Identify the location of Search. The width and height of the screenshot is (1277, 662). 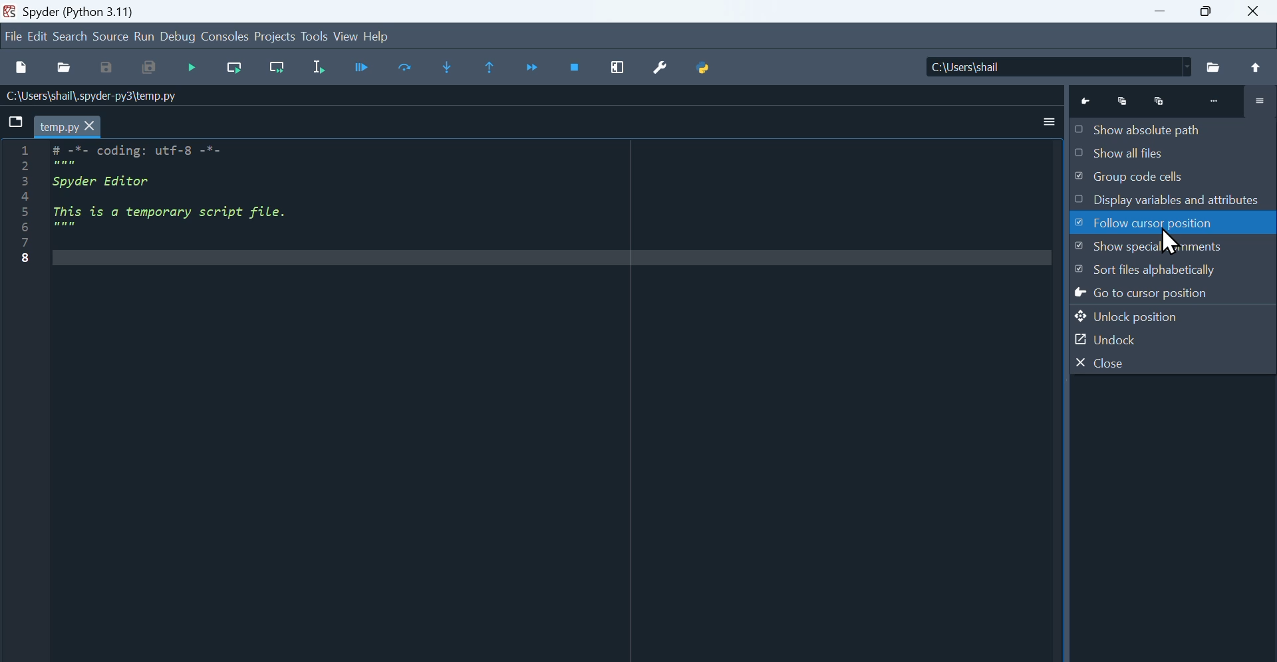
(70, 37).